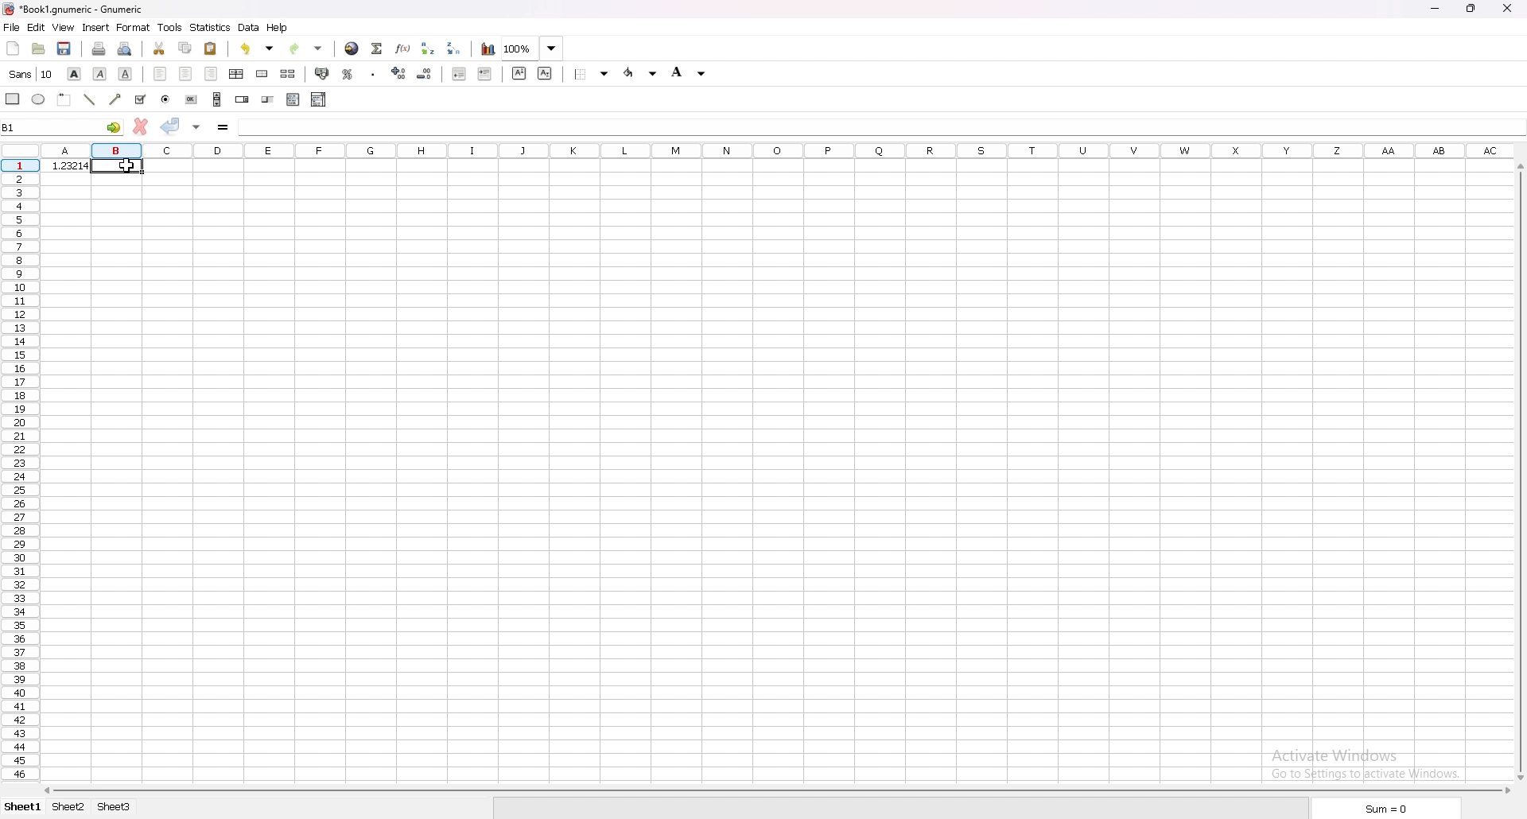 This screenshot has height=819, width=1527. Describe the element at coordinates (64, 48) in the screenshot. I see `save` at that location.